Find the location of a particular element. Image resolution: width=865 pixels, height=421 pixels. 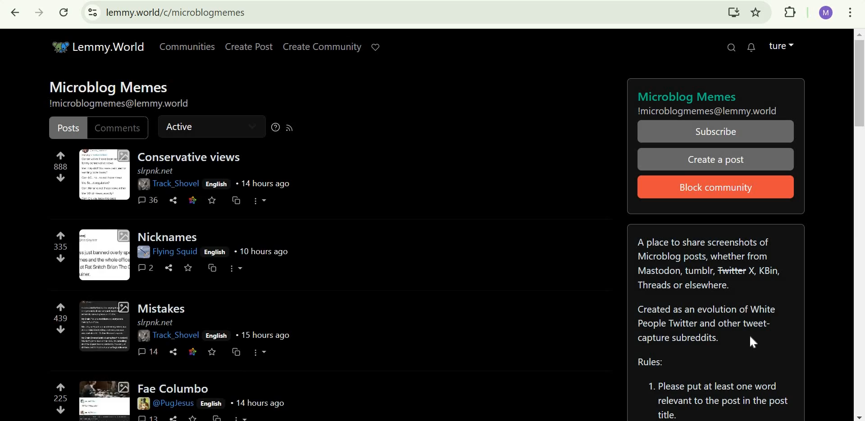

14 hours ago is located at coordinates (262, 184).